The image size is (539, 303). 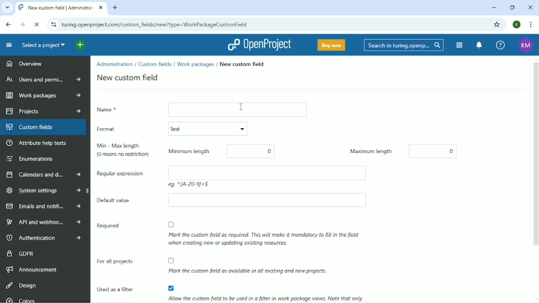 I want to click on View site information, so click(x=53, y=25).